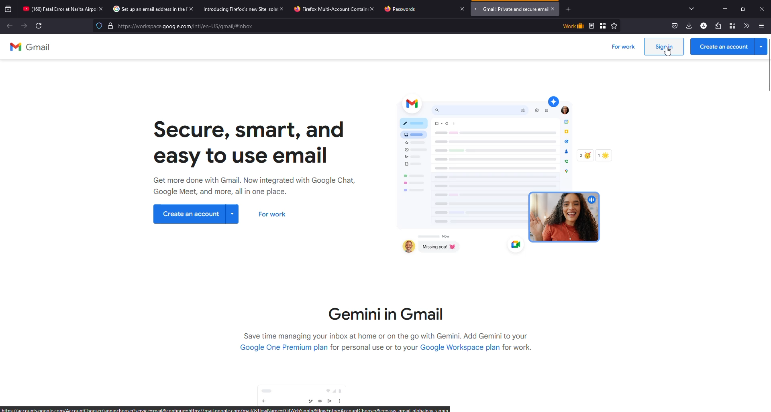  Describe the element at coordinates (189, 27) in the screenshot. I see `https://workspace.google.com/intl/en-US/gmail/#inbox` at that location.